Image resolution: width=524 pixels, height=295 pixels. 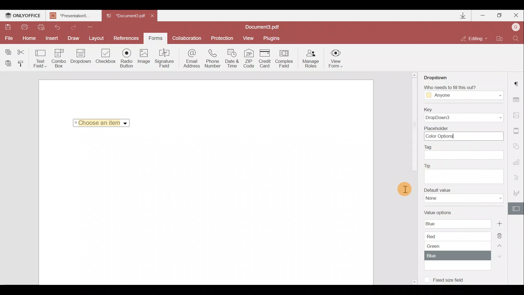 What do you see at coordinates (213, 58) in the screenshot?
I see `Phone number` at bounding box center [213, 58].